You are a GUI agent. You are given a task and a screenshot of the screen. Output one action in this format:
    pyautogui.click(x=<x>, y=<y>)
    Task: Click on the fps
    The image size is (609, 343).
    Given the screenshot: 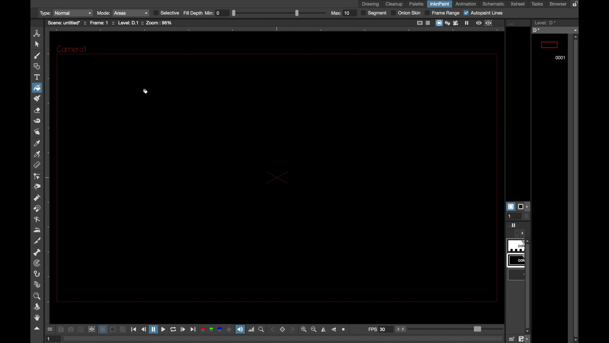 What is the action you would take?
    pyautogui.click(x=380, y=329)
    